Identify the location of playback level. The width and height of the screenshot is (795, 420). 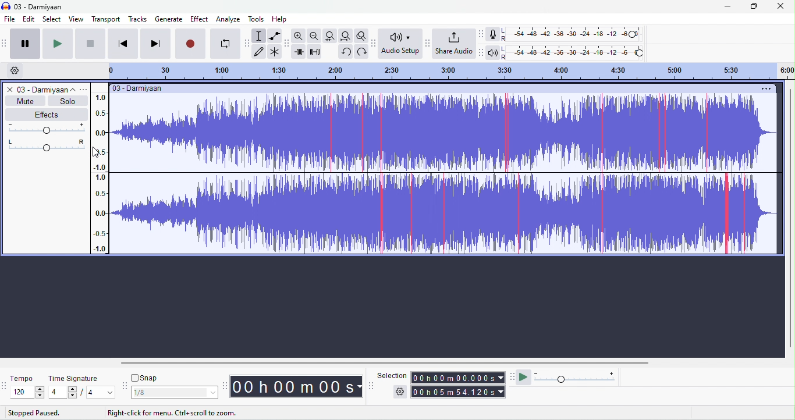
(583, 54).